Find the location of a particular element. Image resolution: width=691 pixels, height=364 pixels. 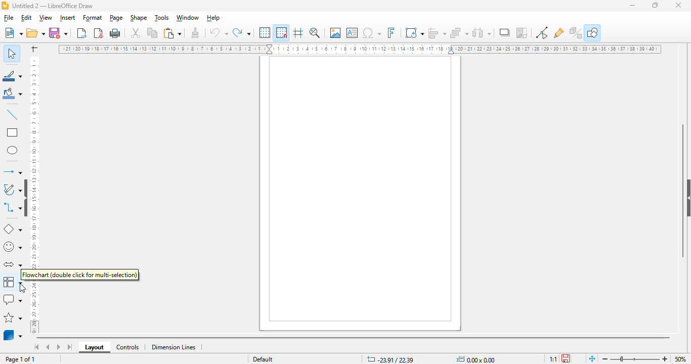

toggle extrusion is located at coordinates (576, 32).